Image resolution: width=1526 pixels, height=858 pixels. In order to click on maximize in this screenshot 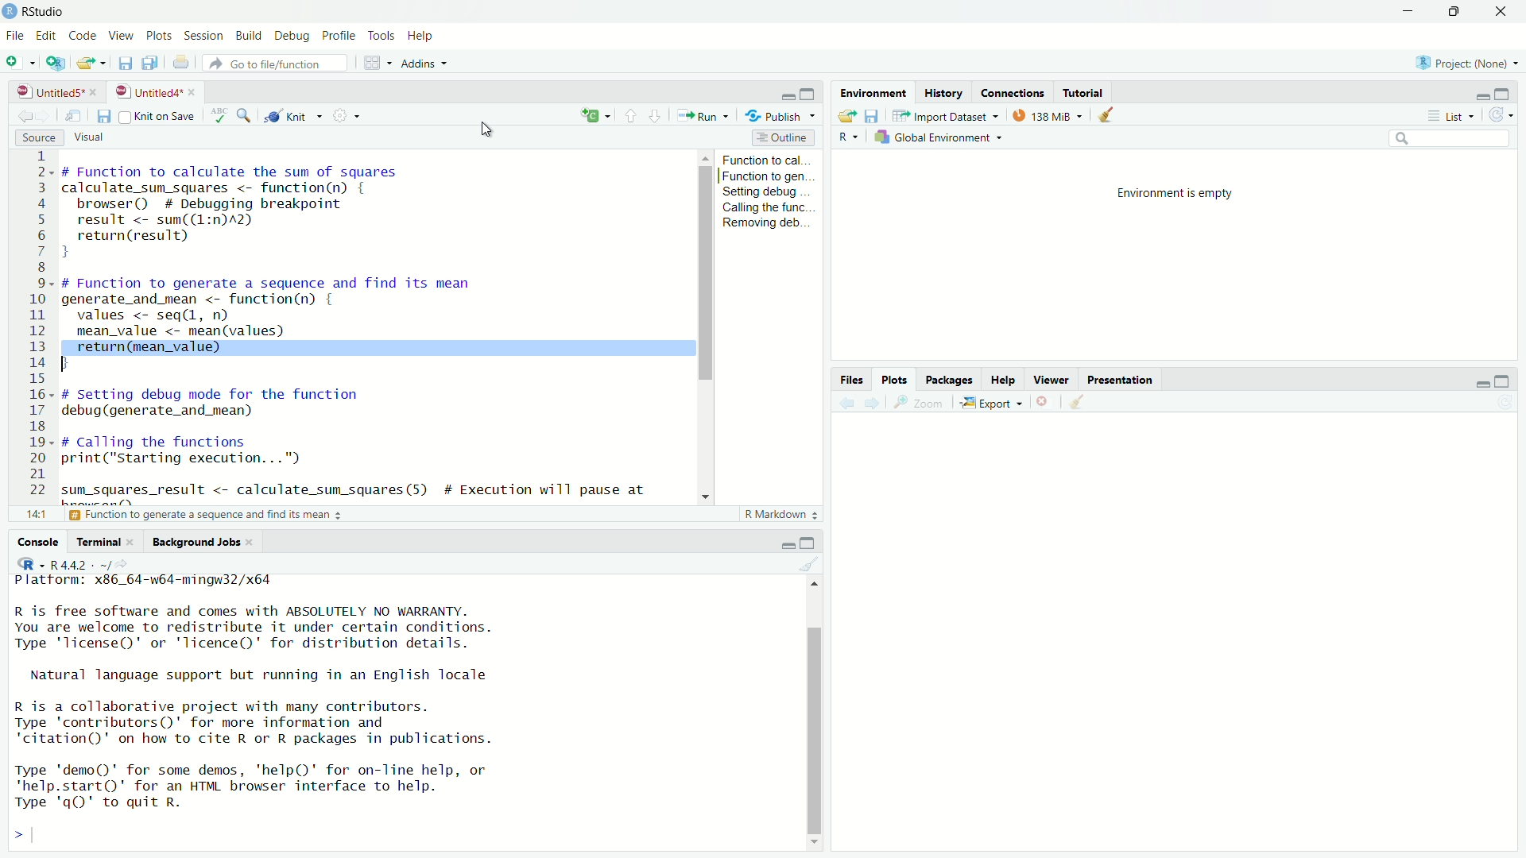, I will do `click(811, 94)`.